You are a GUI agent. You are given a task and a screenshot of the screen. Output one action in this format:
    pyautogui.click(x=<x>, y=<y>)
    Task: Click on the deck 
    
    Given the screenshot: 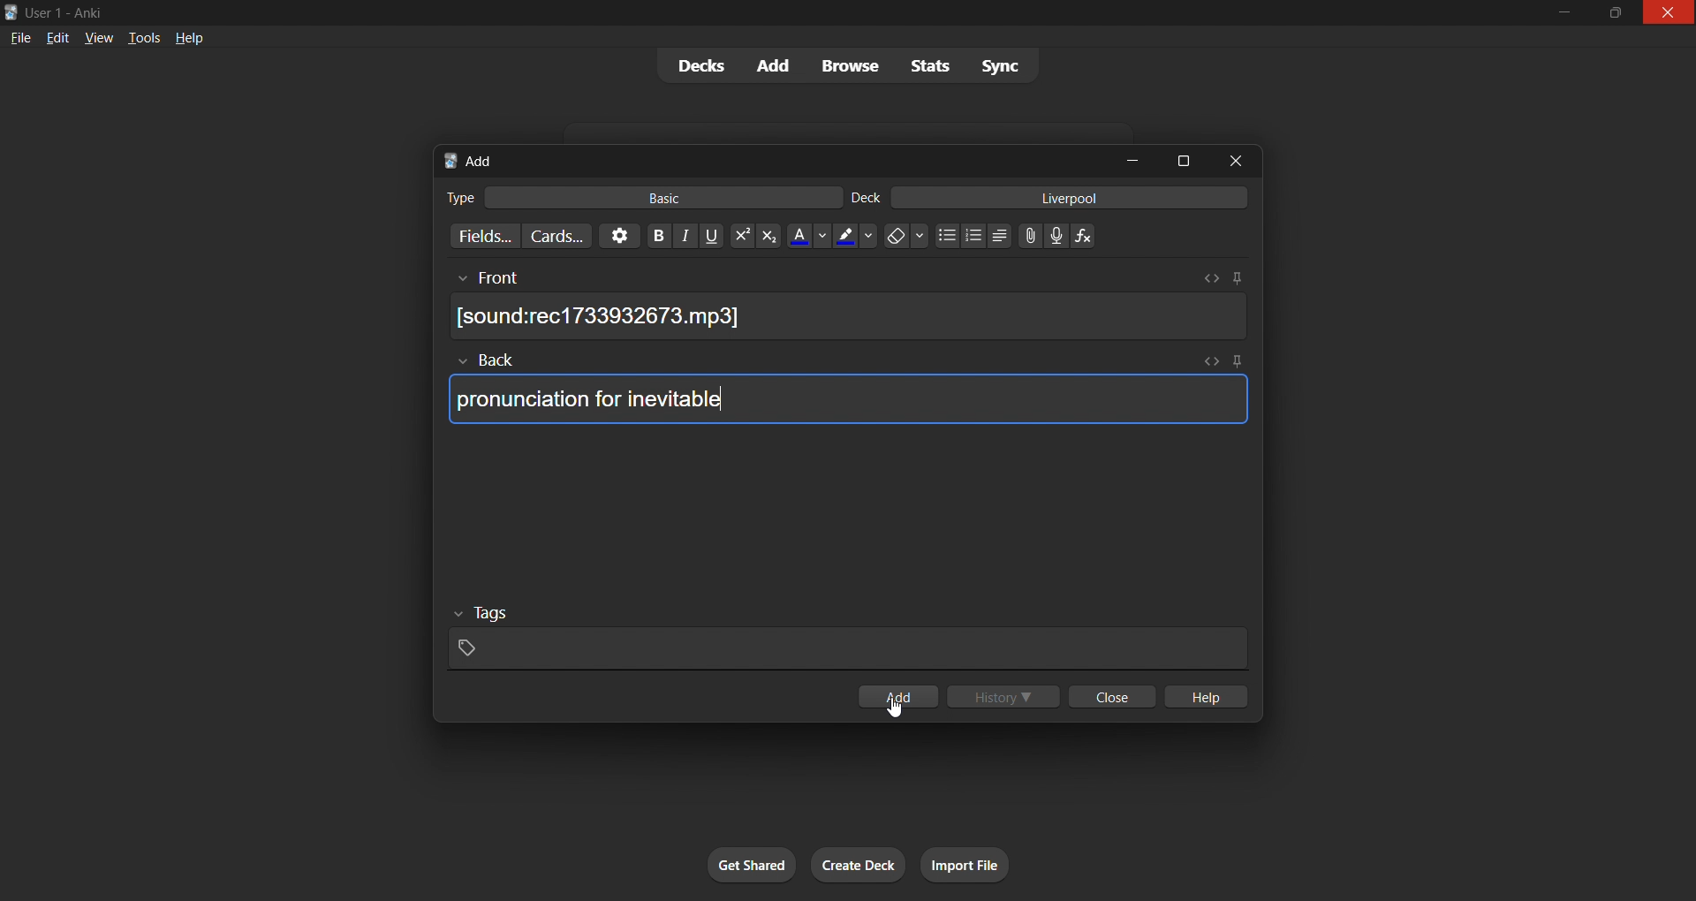 What is the action you would take?
    pyautogui.click(x=869, y=196)
    